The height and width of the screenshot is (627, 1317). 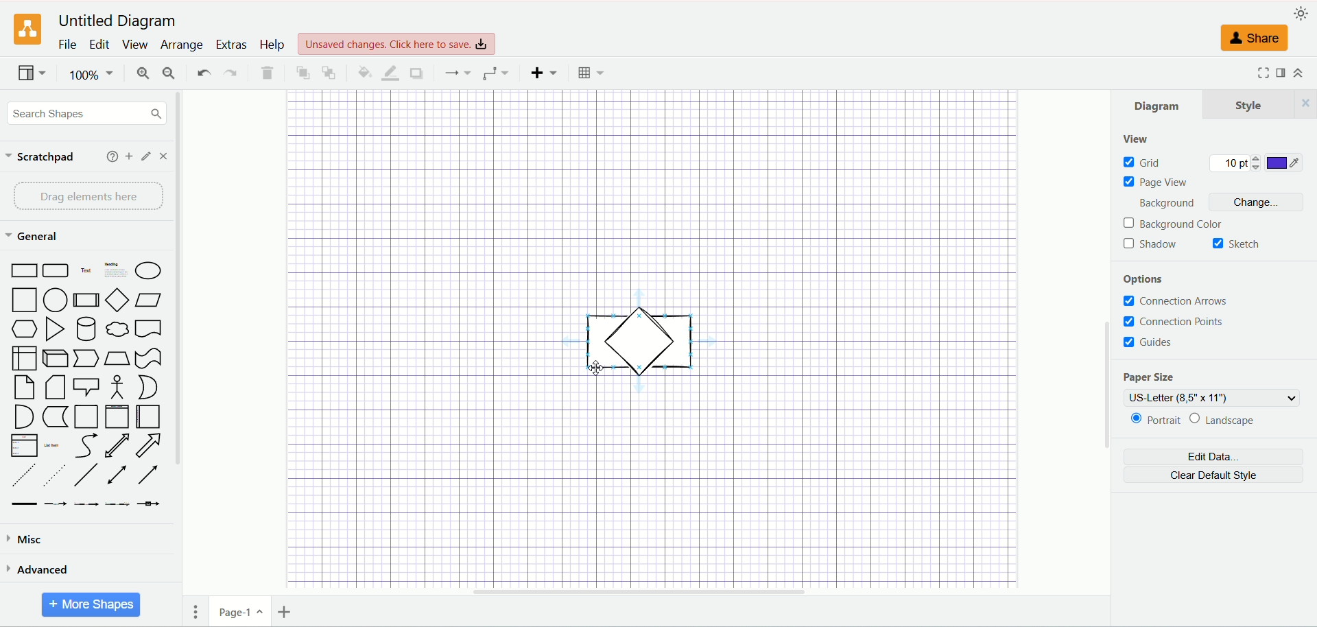 What do you see at coordinates (85, 358) in the screenshot?
I see `Step` at bounding box center [85, 358].